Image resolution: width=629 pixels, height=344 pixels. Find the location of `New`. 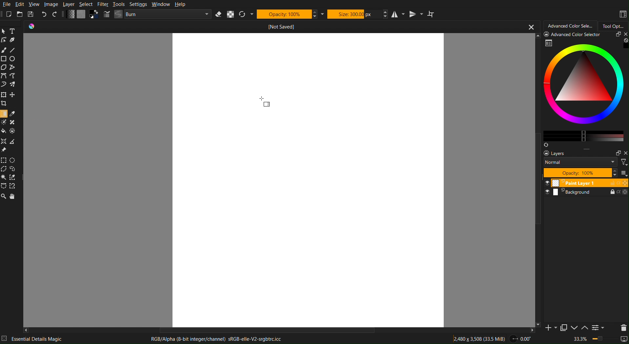

New is located at coordinates (9, 14).